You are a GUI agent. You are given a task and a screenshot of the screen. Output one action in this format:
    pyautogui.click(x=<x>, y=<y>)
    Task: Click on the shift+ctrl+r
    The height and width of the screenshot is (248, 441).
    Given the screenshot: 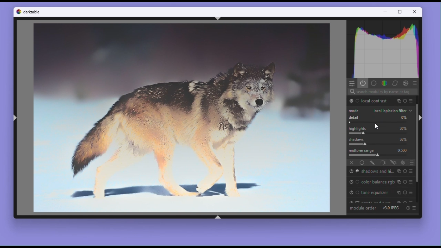 What is the action you would take?
    pyautogui.click(x=420, y=118)
    